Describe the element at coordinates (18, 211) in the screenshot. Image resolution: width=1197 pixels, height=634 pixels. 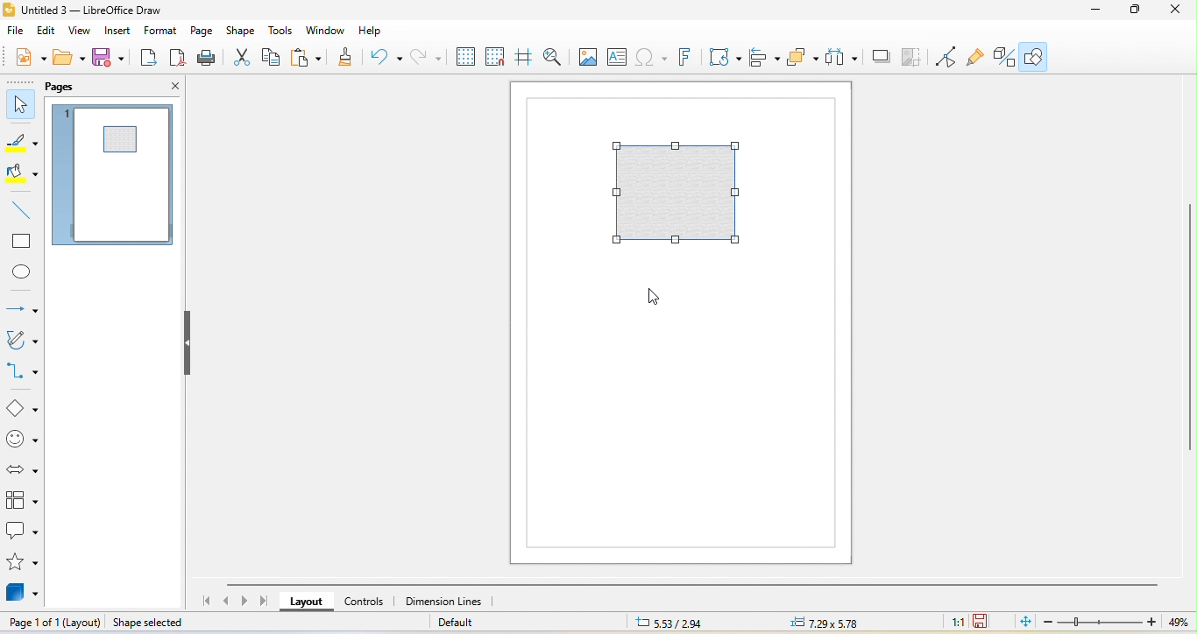
I see `line` at that location.